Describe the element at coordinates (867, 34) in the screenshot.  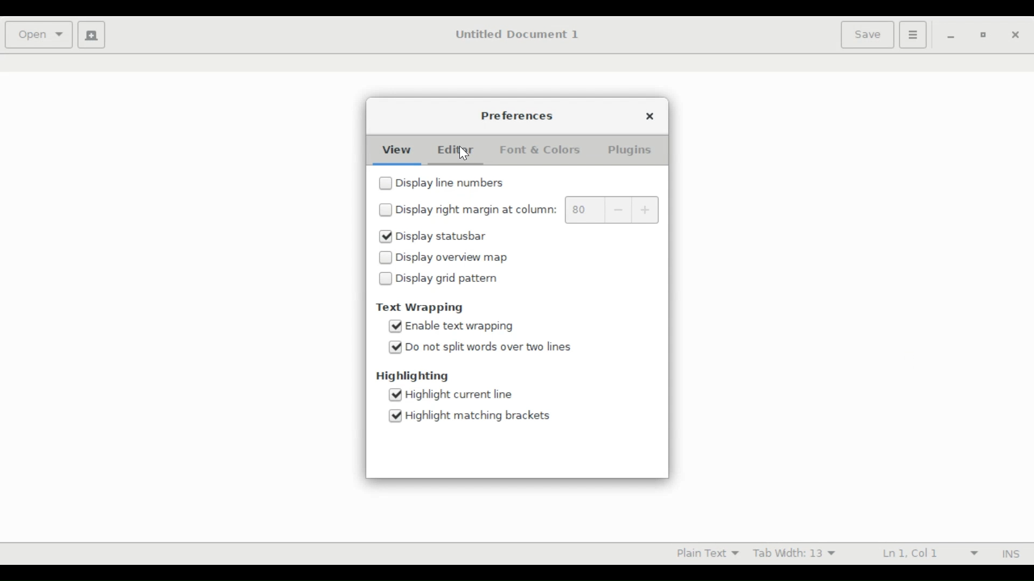
I see `Save` at that location.